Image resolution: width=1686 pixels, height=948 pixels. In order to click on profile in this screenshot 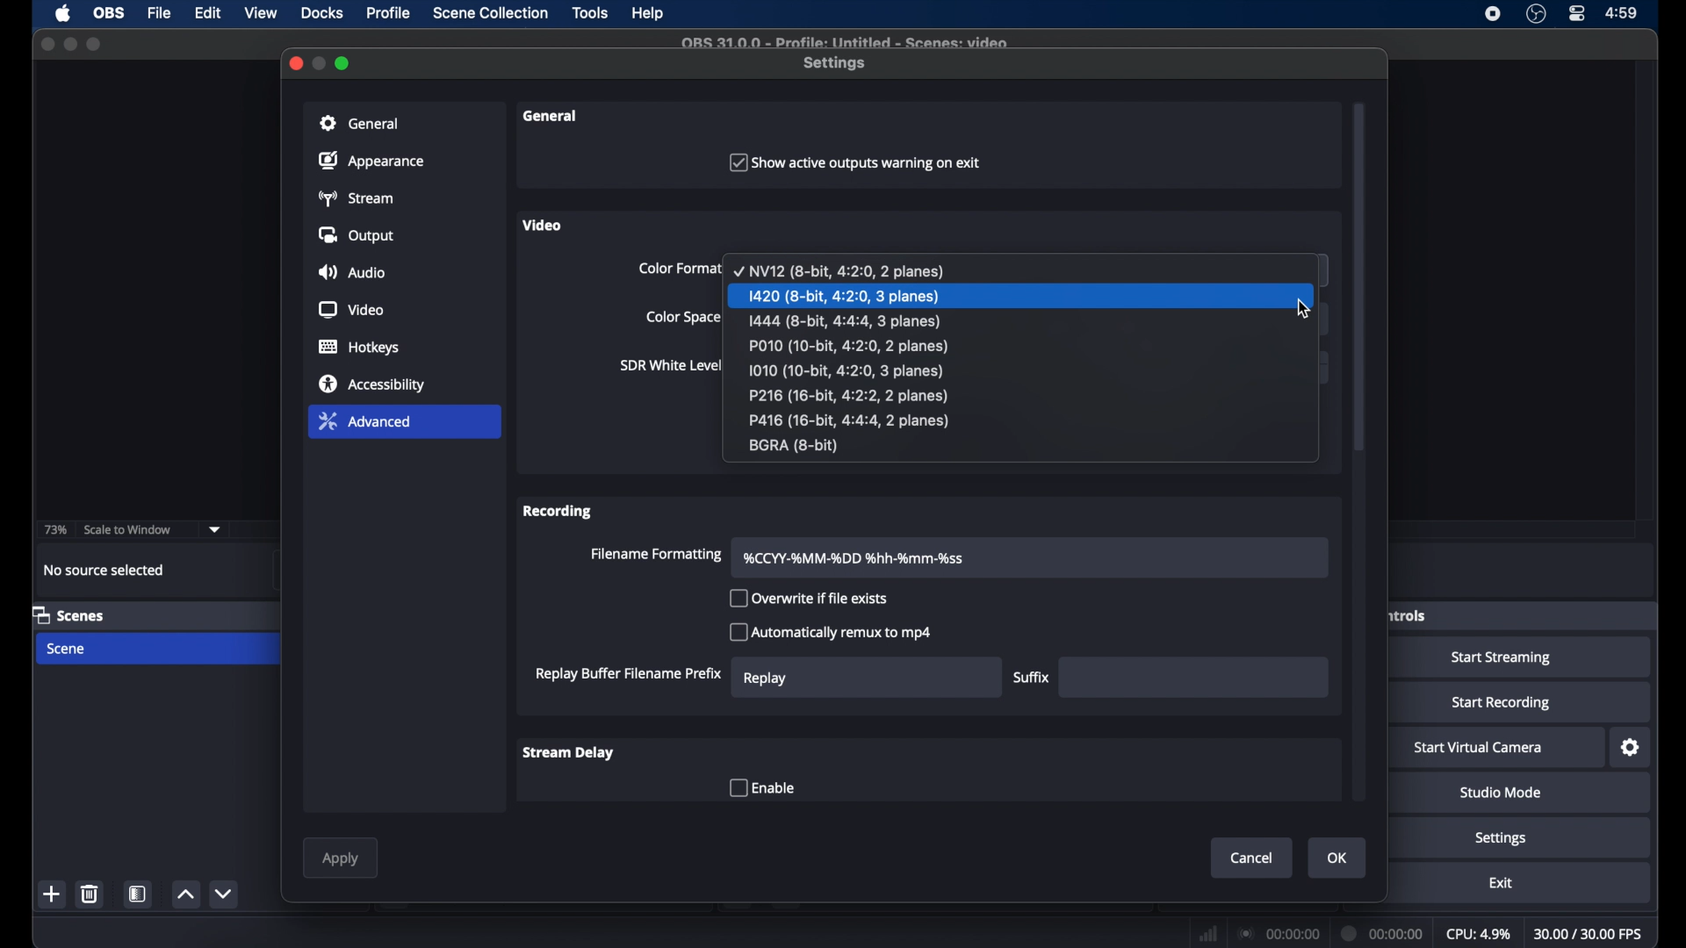, I will do `click(390, 13)`.